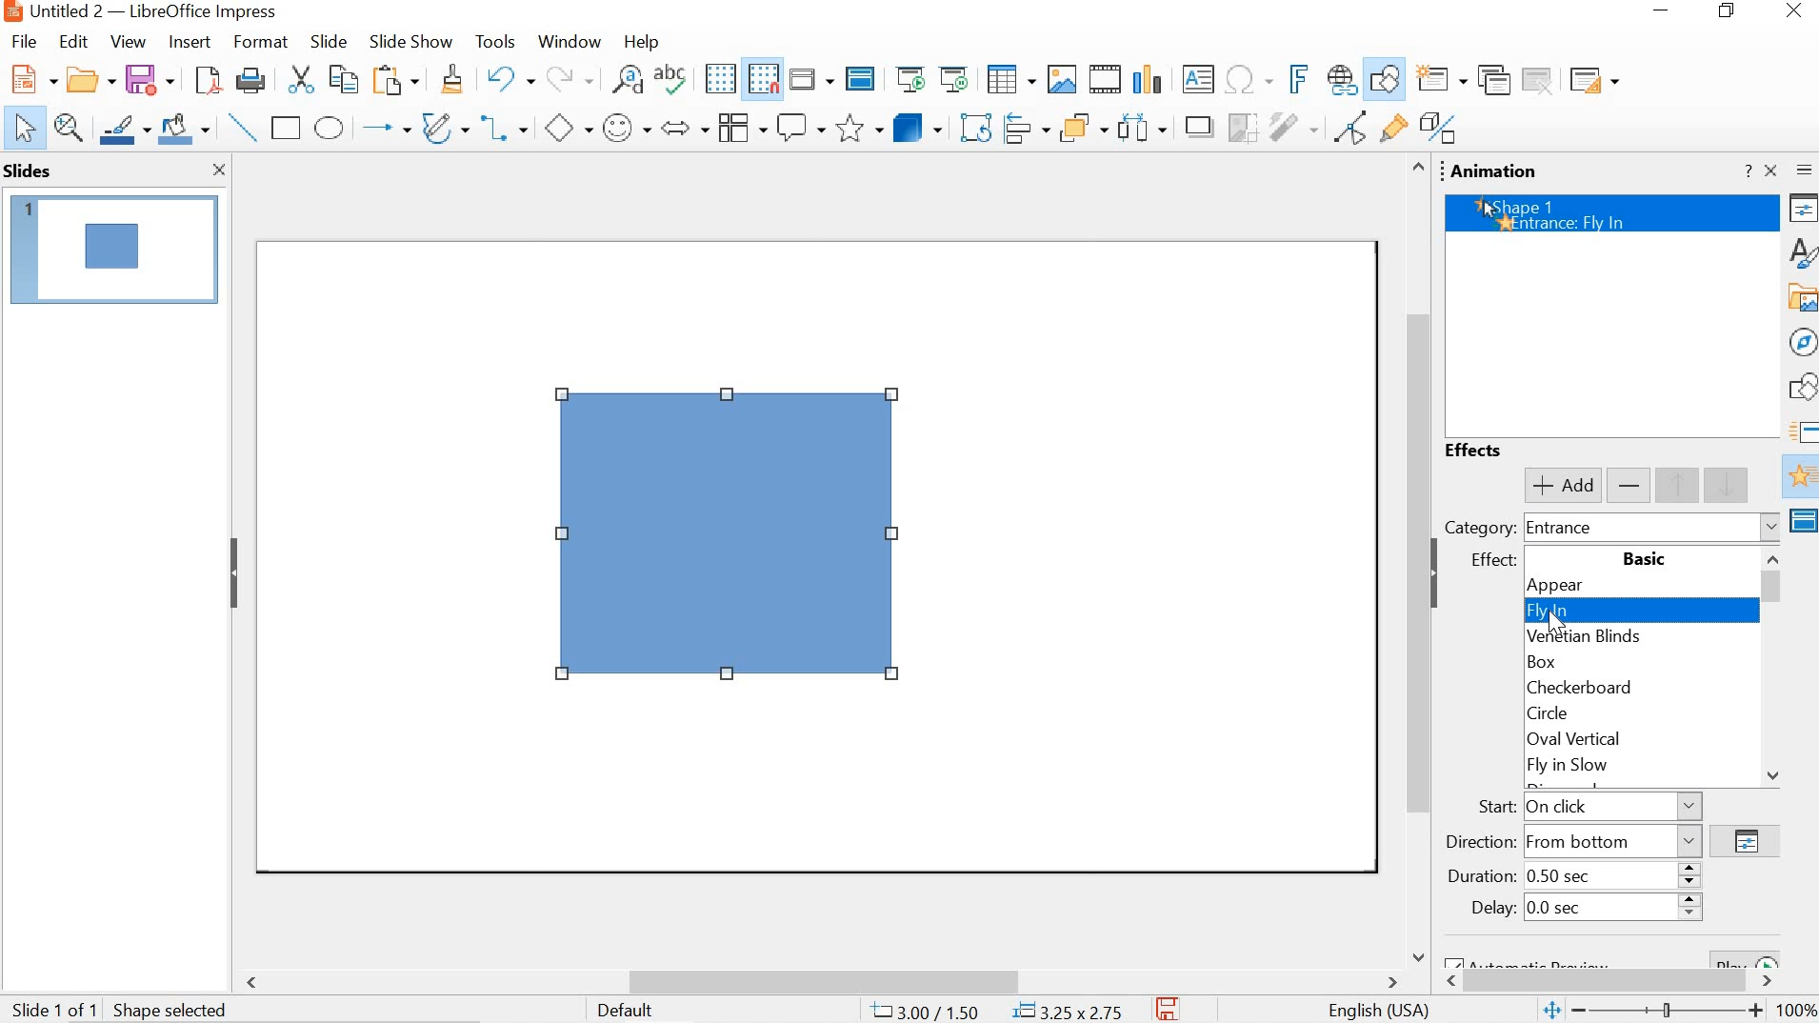 The width and height of the screenshot is (1819, 1023). I want to click on filter, so click(1292, 124).